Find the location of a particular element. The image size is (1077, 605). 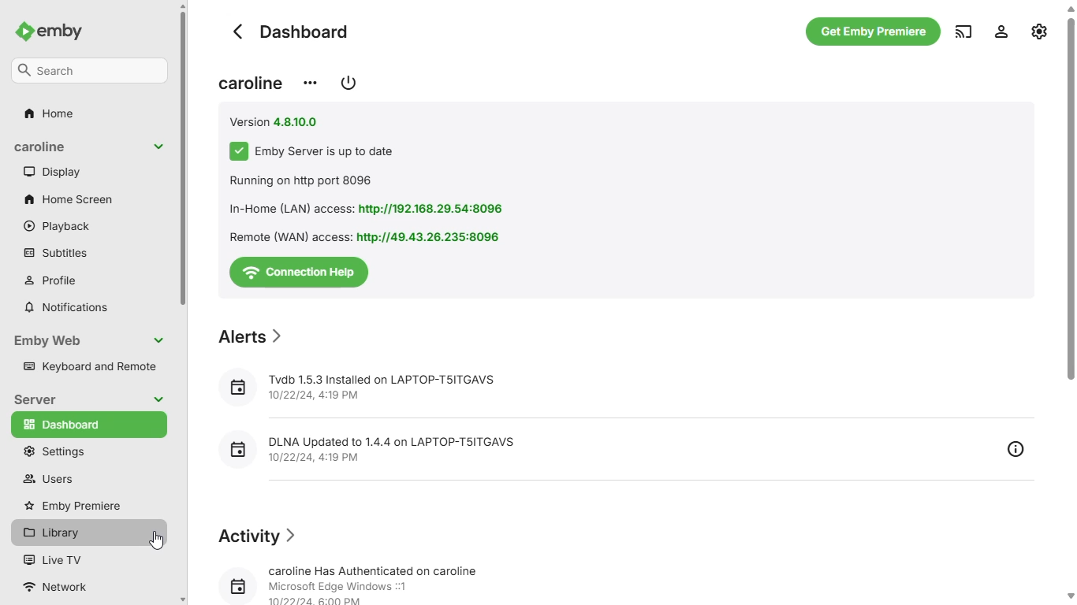

Remote (WAN) access: is located at coordinates (287, 237).